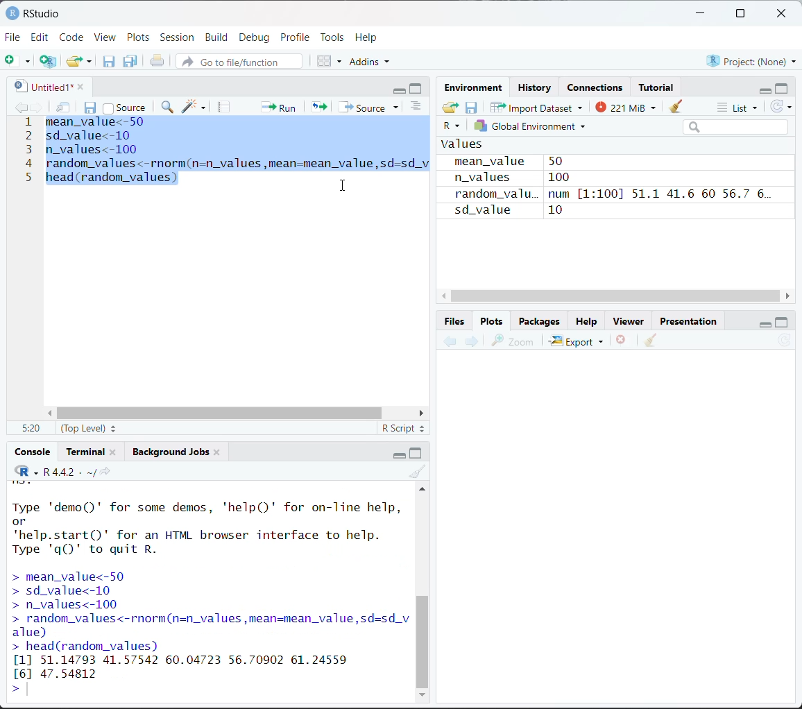  What do you see at coordinates (372, 61) in the screenshot?
I see `addins` at bounding box center [372, 61].